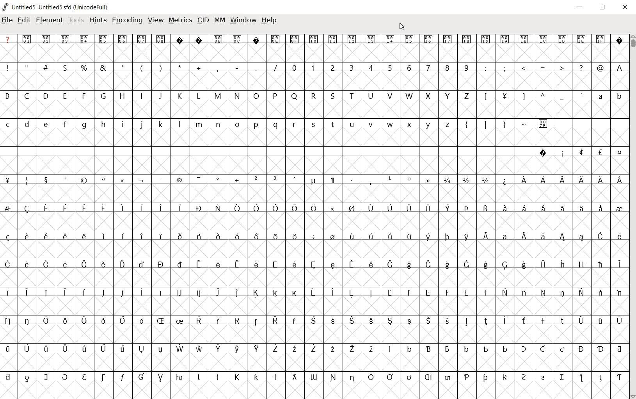  I want to click on p, so click(256, 125).